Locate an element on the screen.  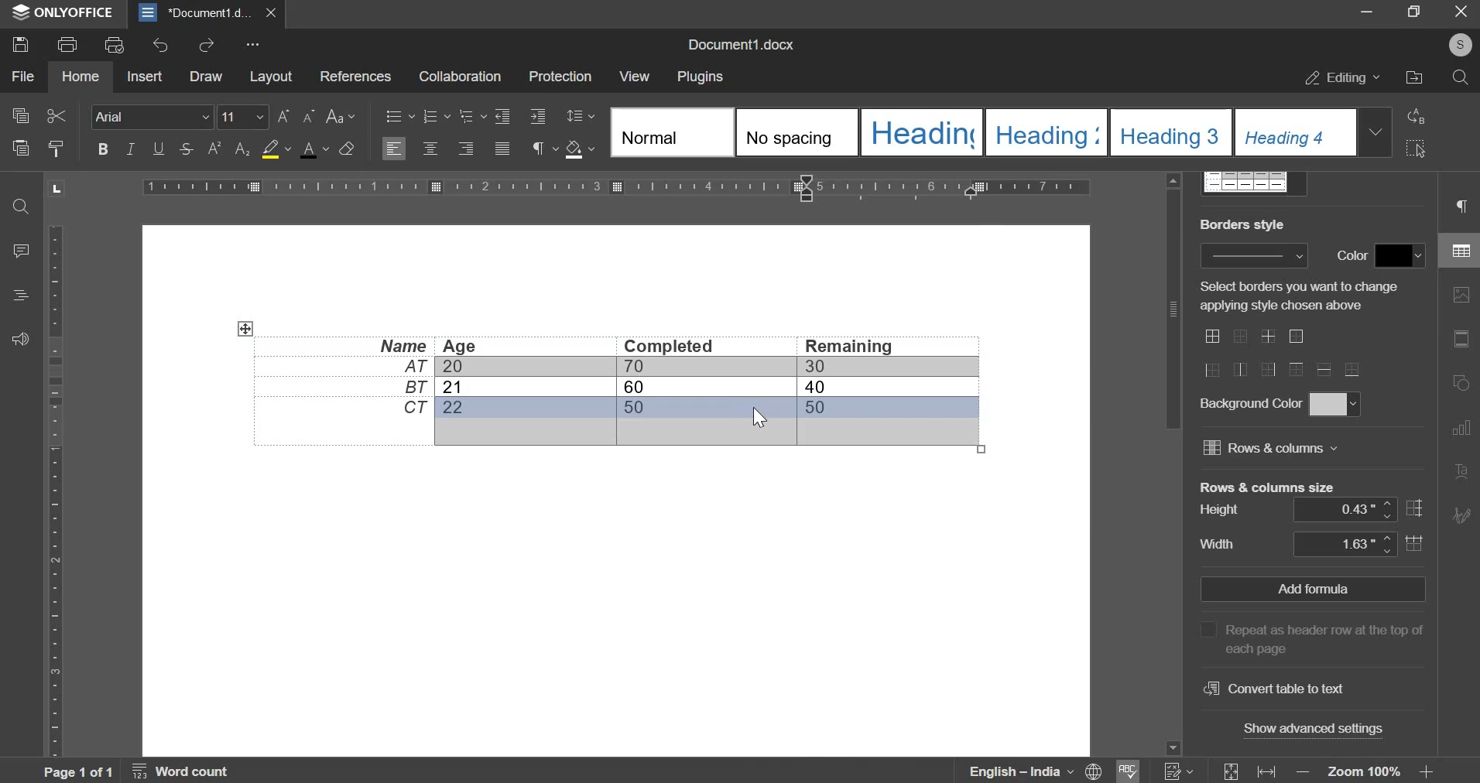
increase indent is located at coordinates (502, 115).